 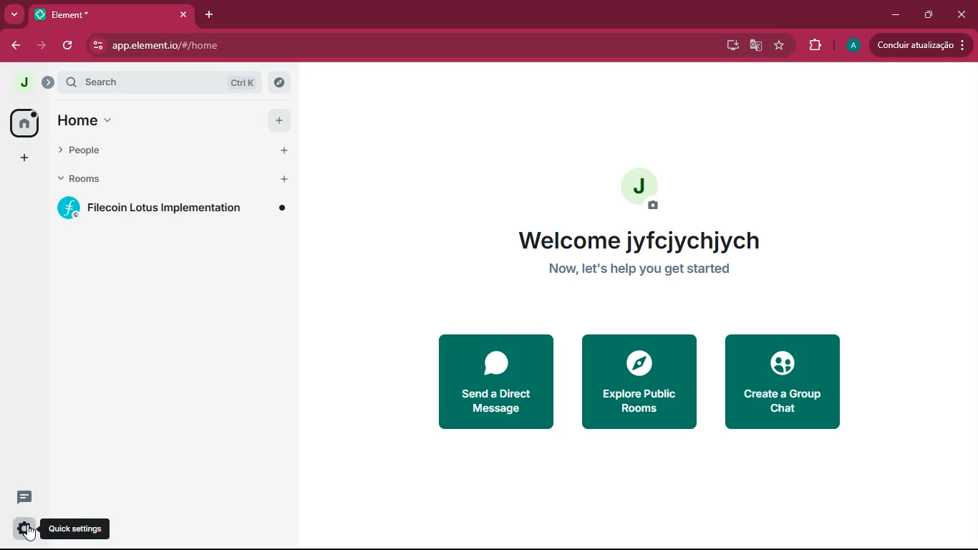 What do you see at coordinates (26, 158) in the screenshot?
I see `more` at bounding box center [26, 158].